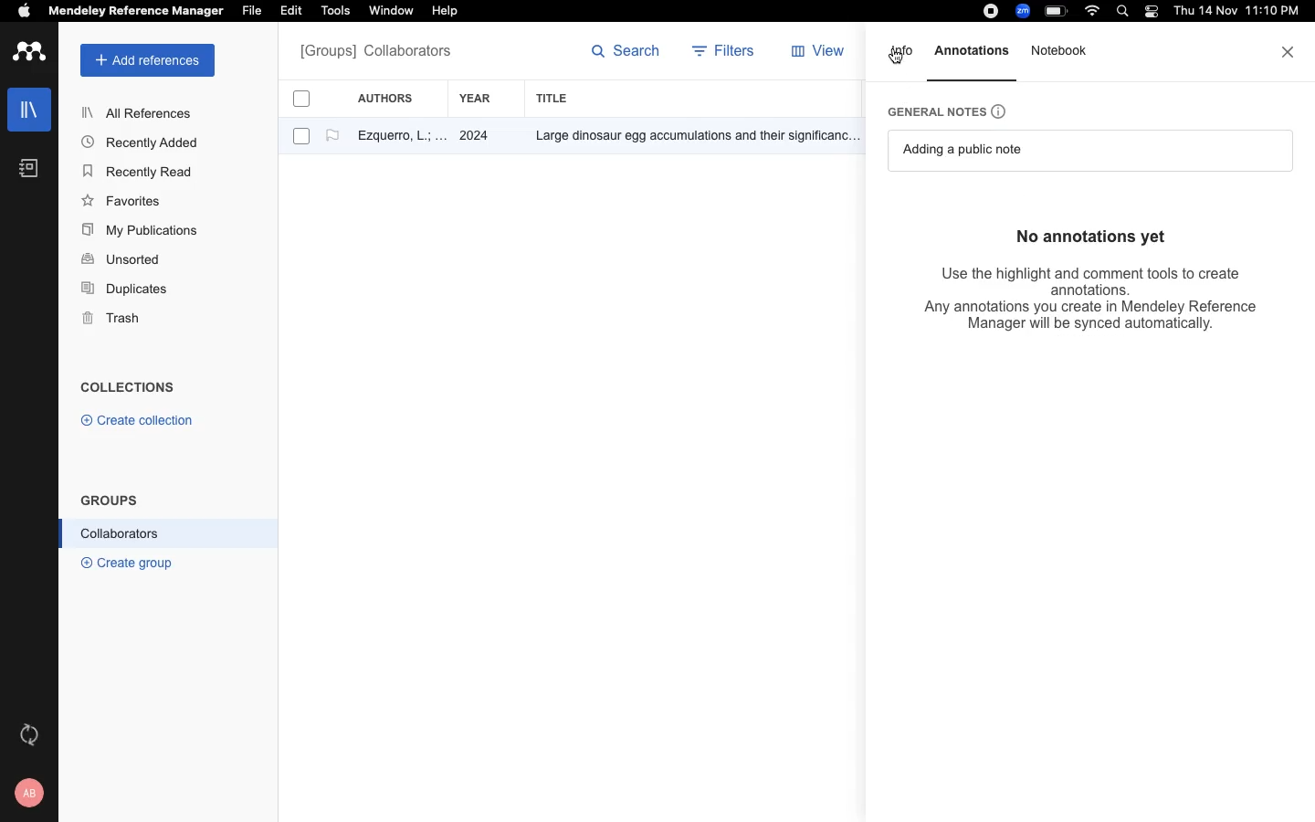  I want to click on © Create collection, so click(138, 424).